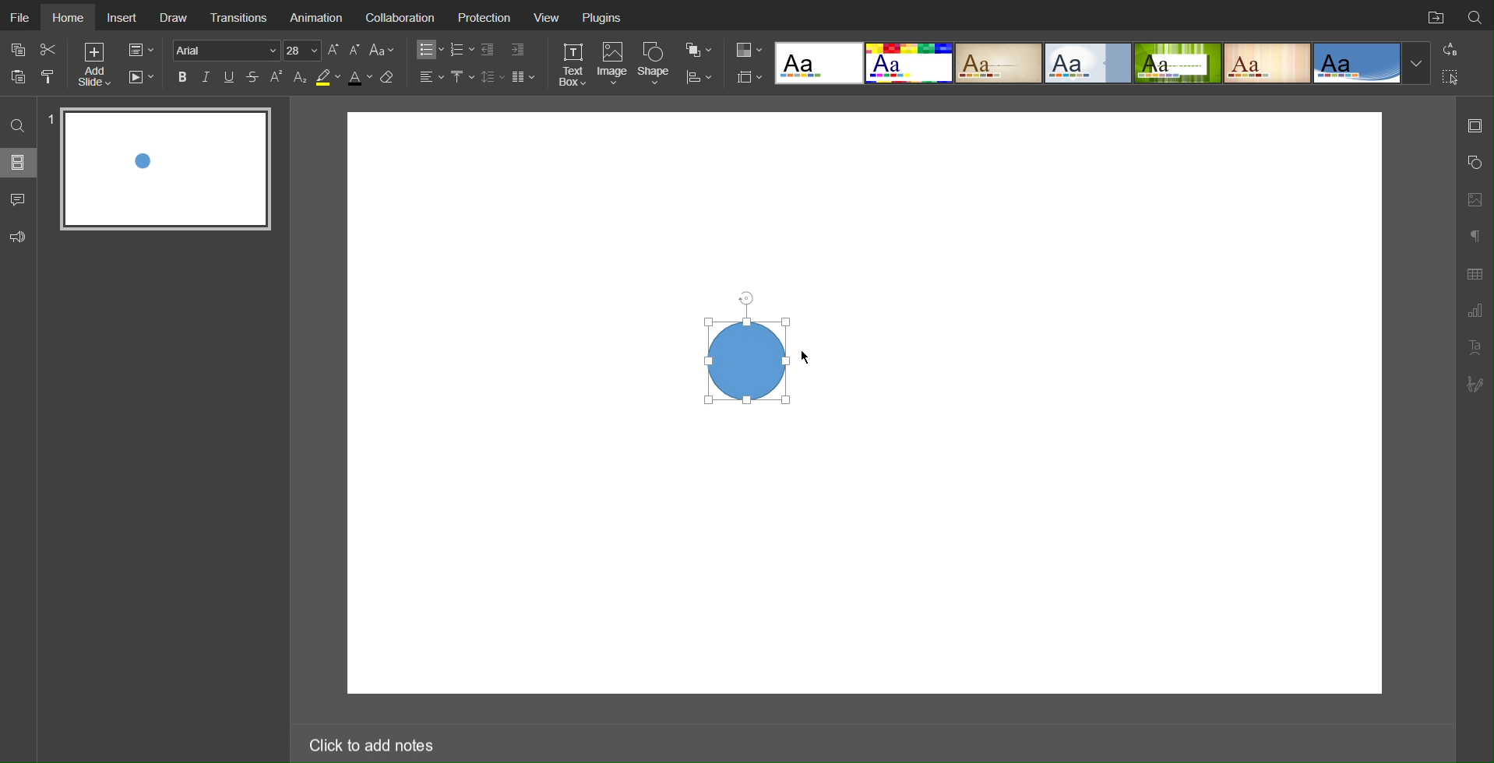 The image size is (1494, 763). I want to click on Increase Indent, so click(516, 51).